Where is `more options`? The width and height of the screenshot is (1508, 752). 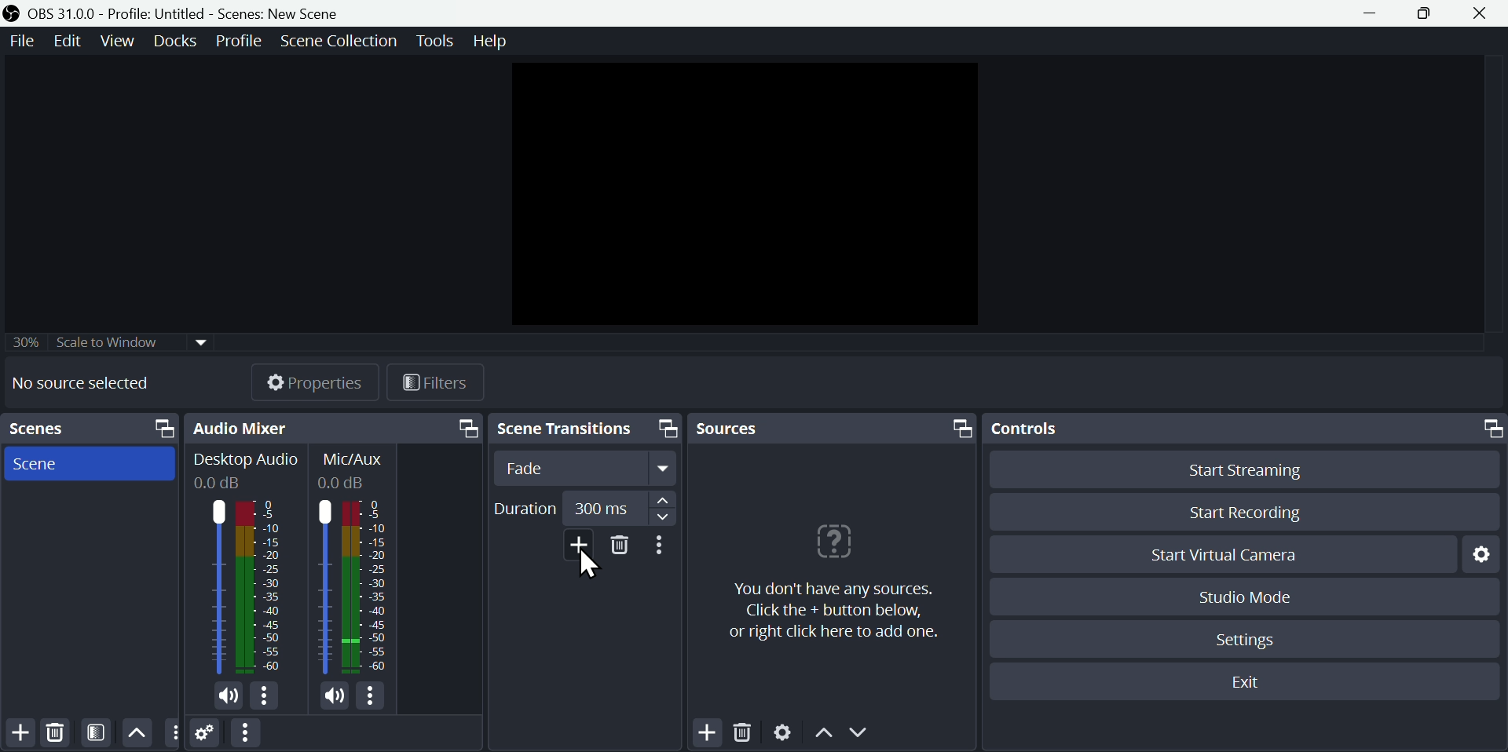 more options is located at coordinates (268, 697).